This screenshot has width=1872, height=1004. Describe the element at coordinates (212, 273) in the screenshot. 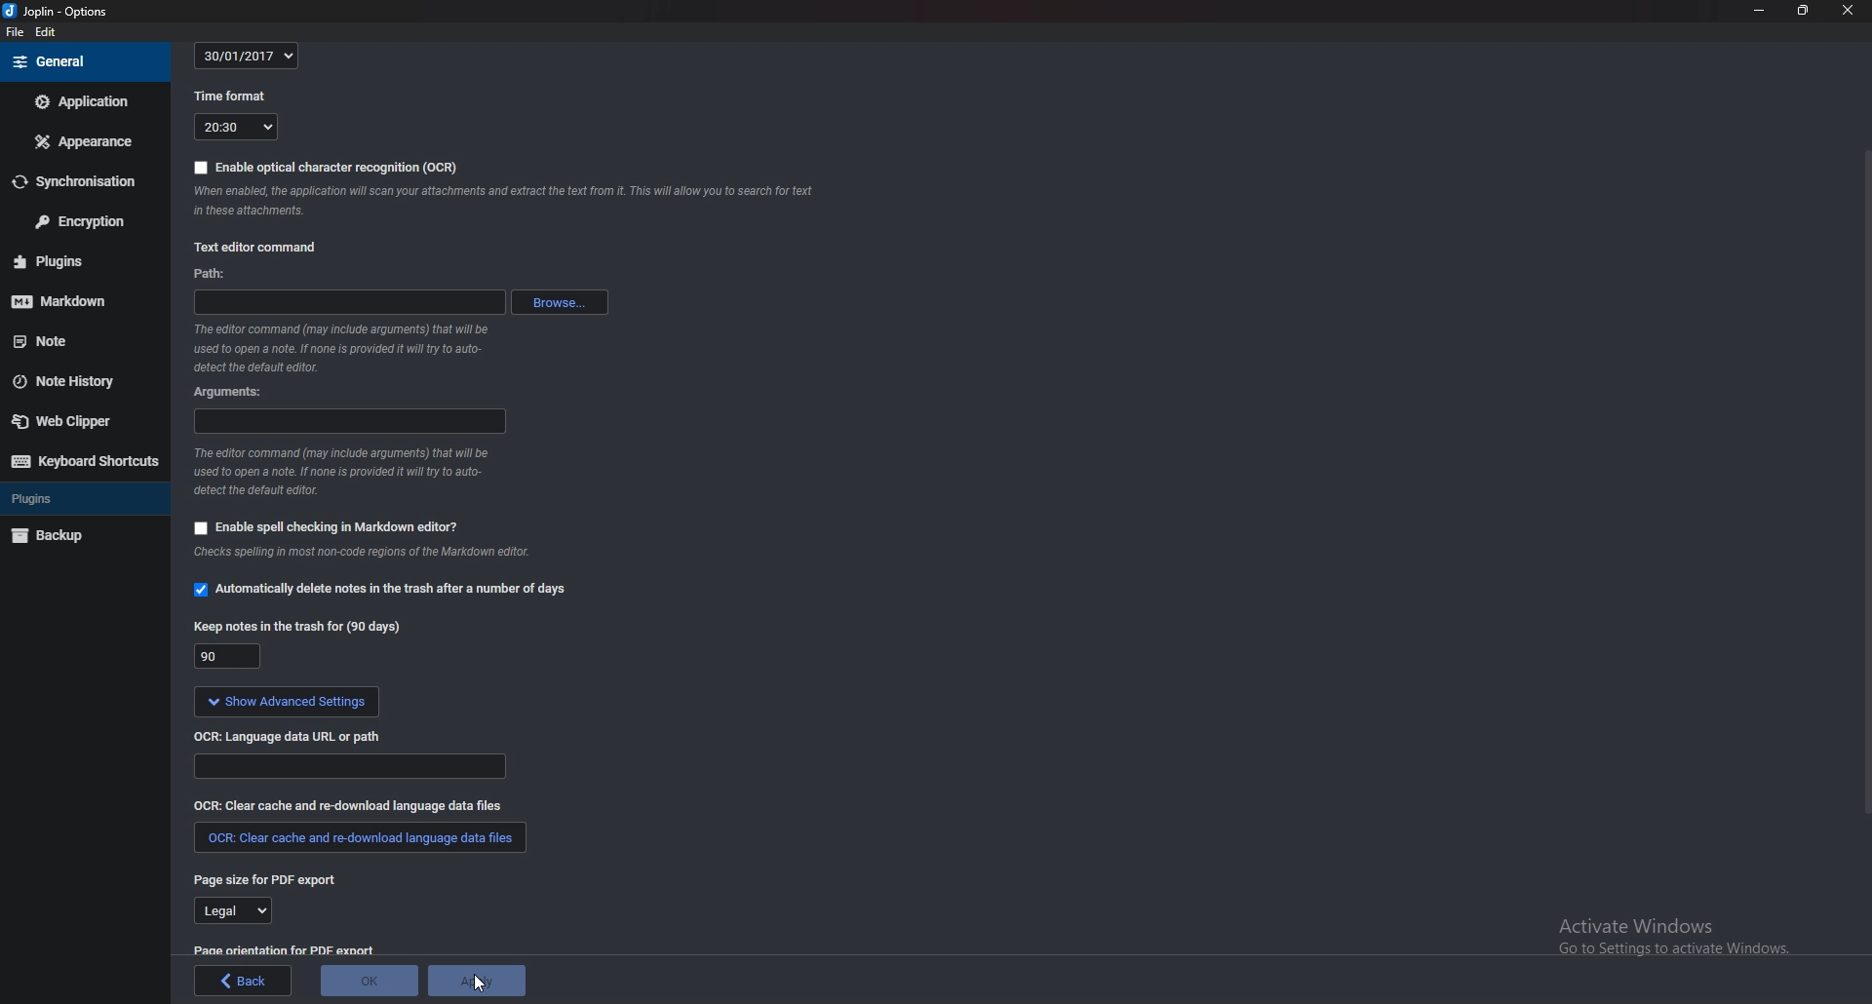

I see `path` at that location.